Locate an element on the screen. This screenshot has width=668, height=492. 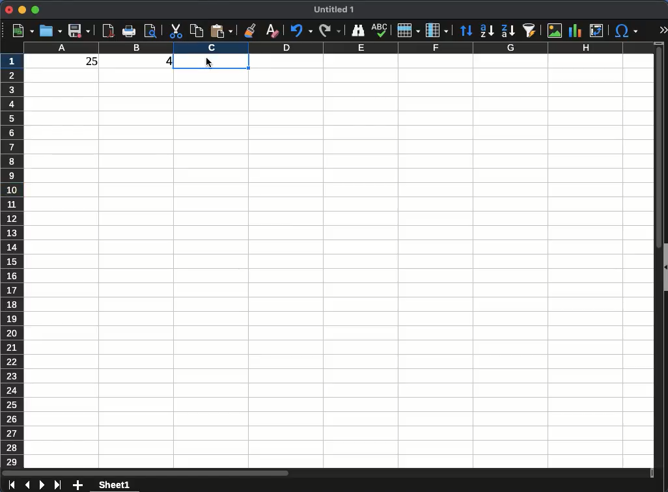
cut is located at coordinates (175, 32).